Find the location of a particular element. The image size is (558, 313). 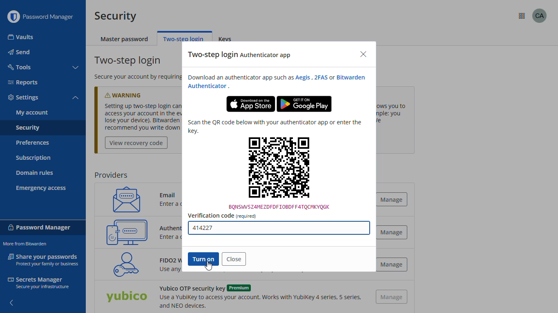

keys is located at coordinates (228, 40).